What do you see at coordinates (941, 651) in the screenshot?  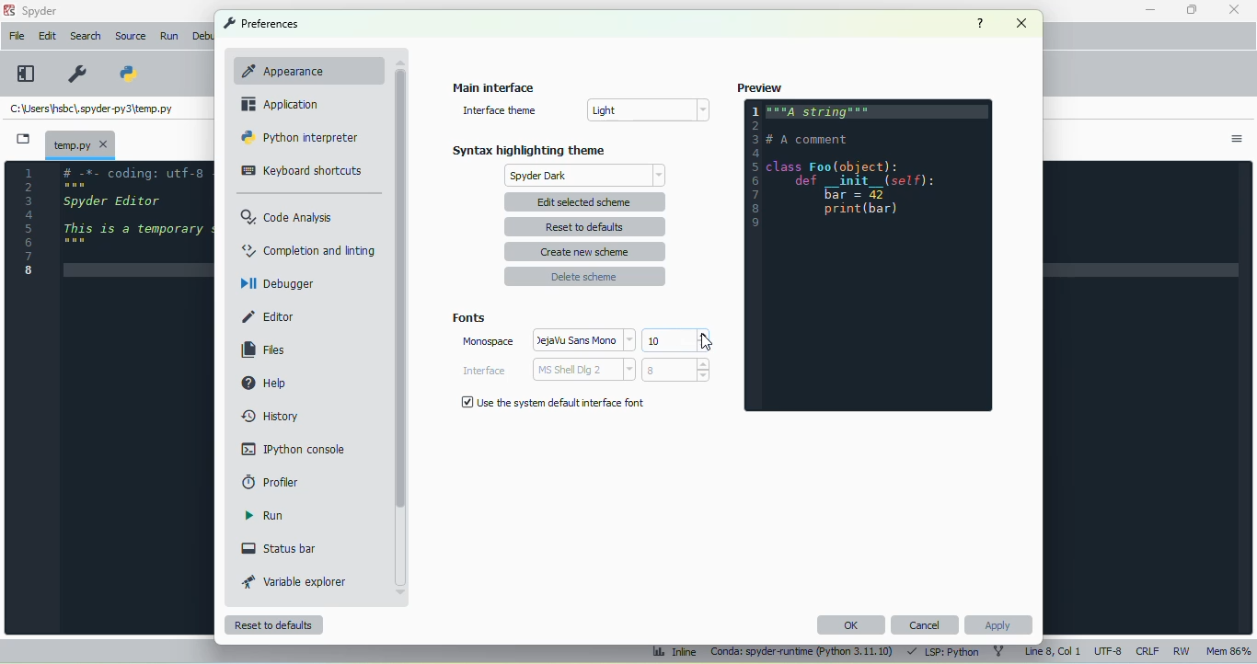 I see `LSP Python` at bounding box center [941, 651].